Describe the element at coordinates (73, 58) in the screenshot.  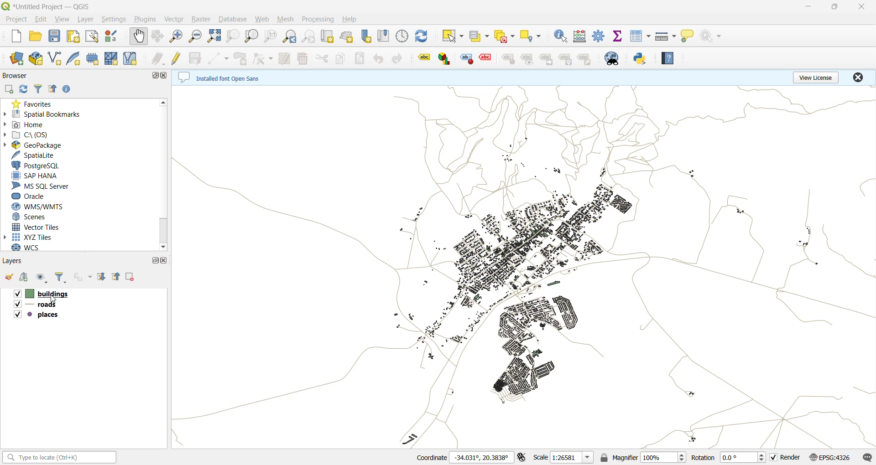
I see `new spatialite` at that location.